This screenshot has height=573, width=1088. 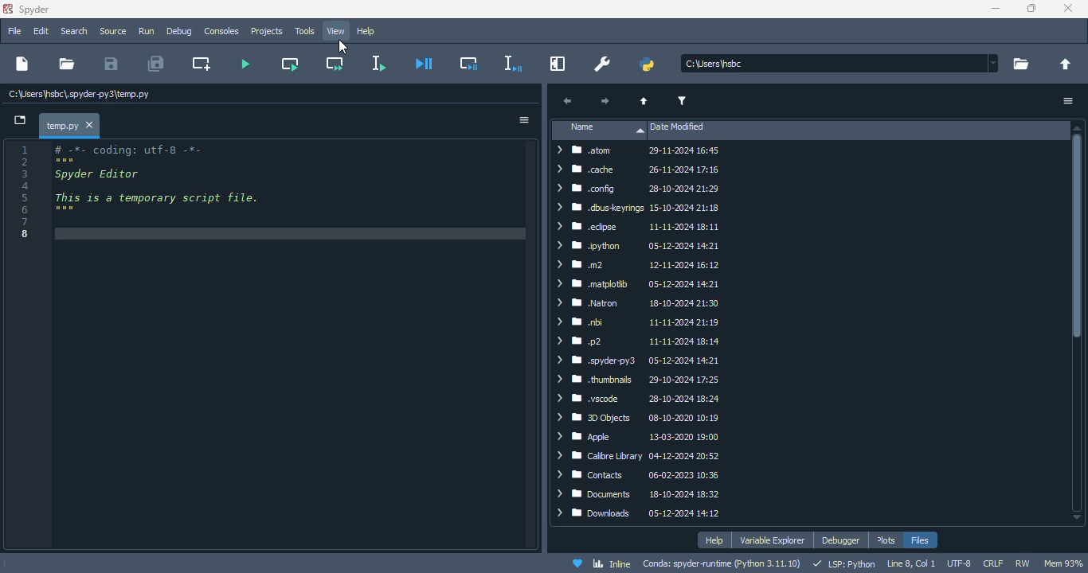 What do you see at coordinates (647, 455) in the screenshot?
I see `Calibre Library` at bounding box center [647, 455].